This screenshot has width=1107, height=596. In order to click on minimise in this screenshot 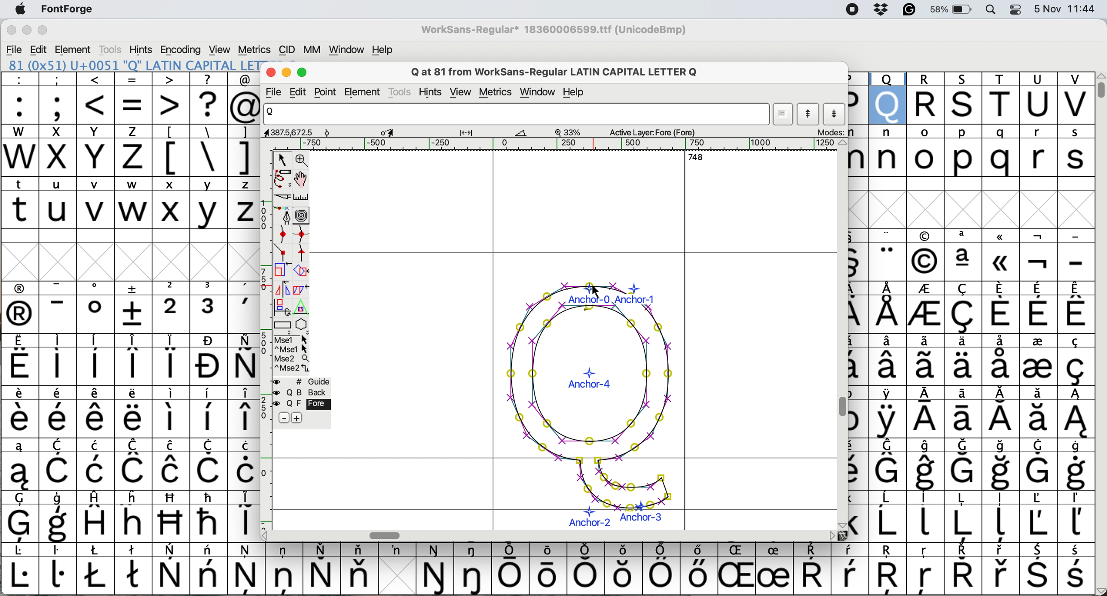, I will do `click(24, 29)`.